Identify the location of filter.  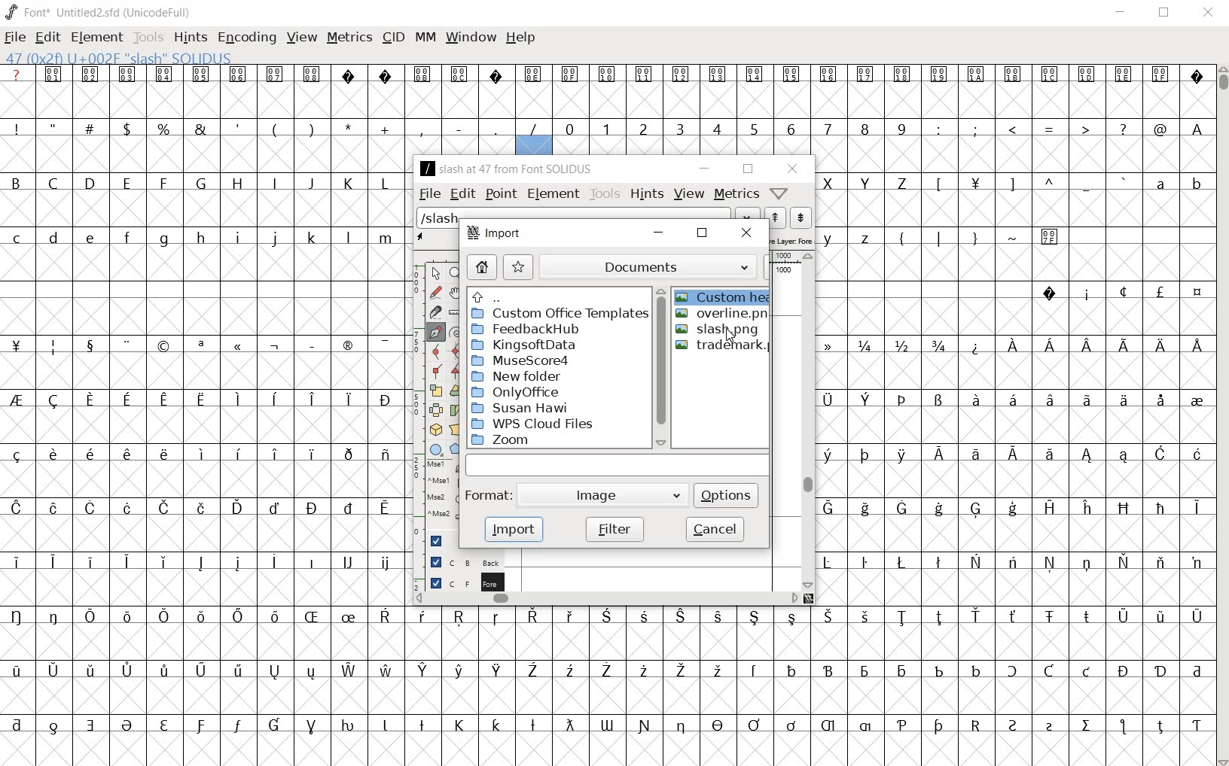
(615, 528).